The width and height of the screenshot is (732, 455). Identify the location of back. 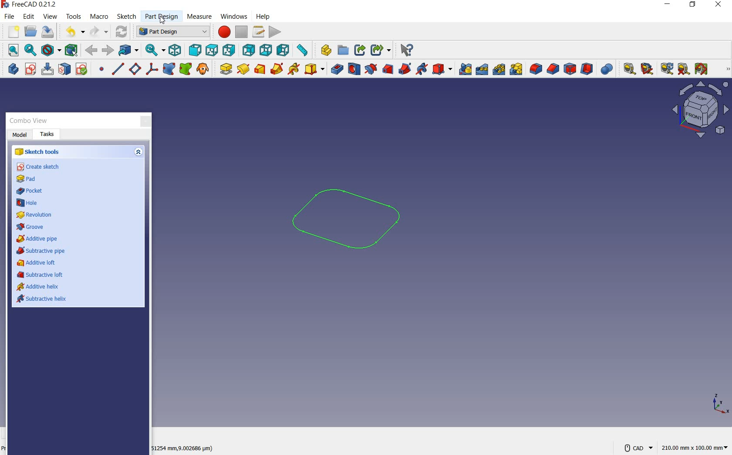
(108, 51).